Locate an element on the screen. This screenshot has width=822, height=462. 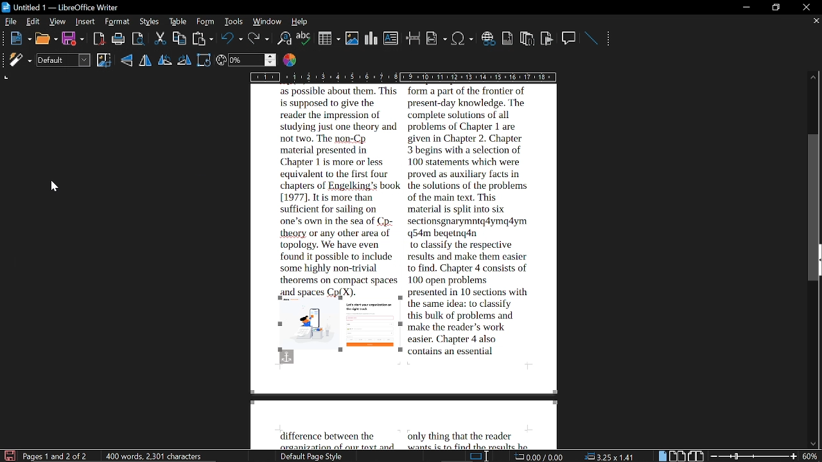
insert image is located at coordinates (351, 37).